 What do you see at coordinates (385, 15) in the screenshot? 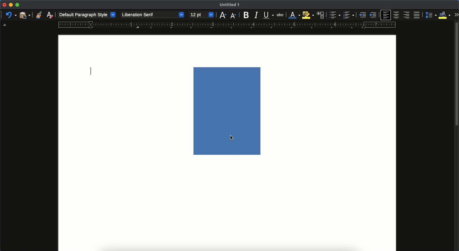
I see `left align` at bounding box center [385, 15].